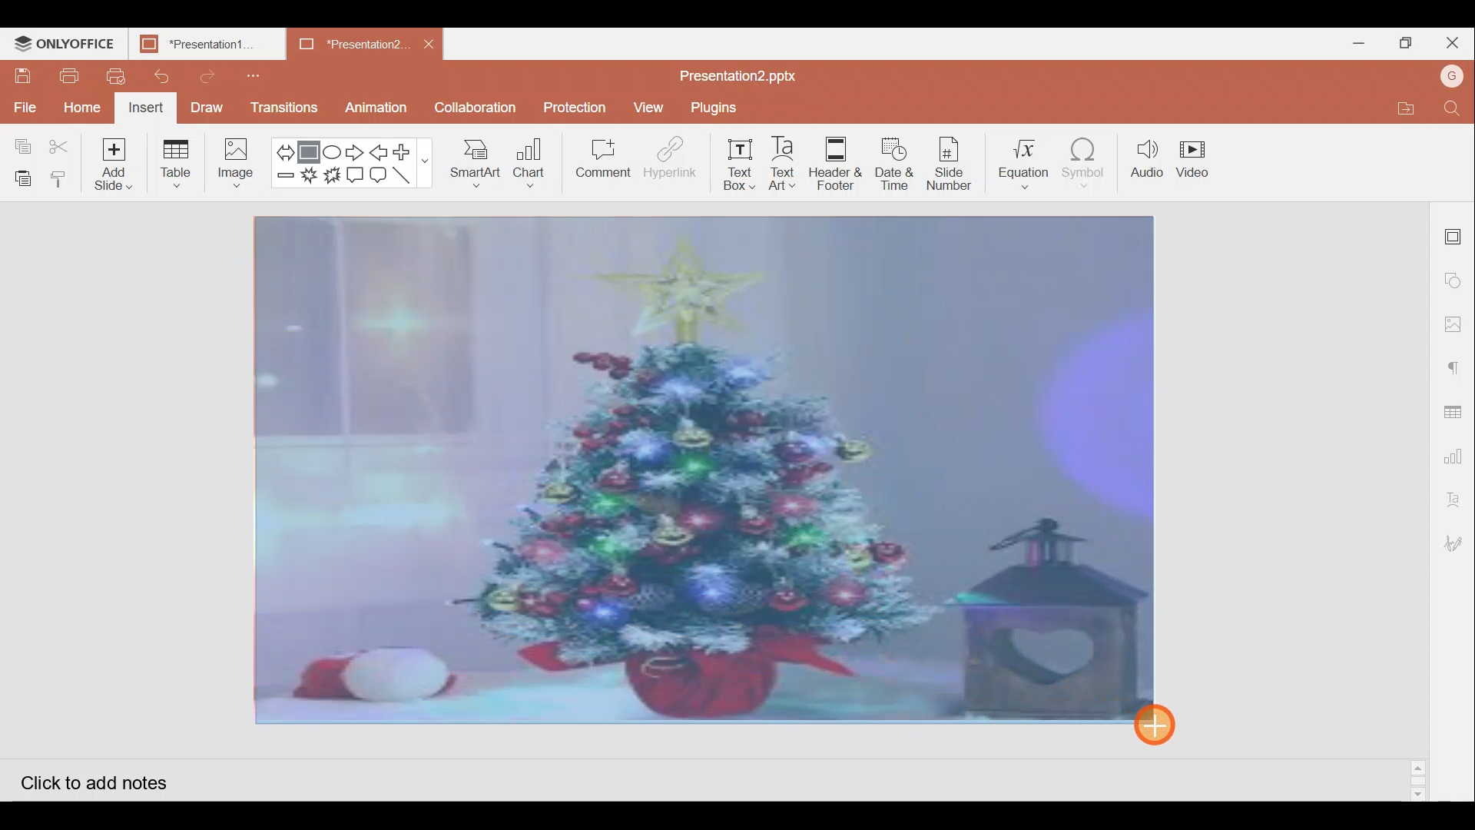  What do you see at coordinates (22, 76) in the screenshot?
I see `Save` at bounding box center [22, 76].